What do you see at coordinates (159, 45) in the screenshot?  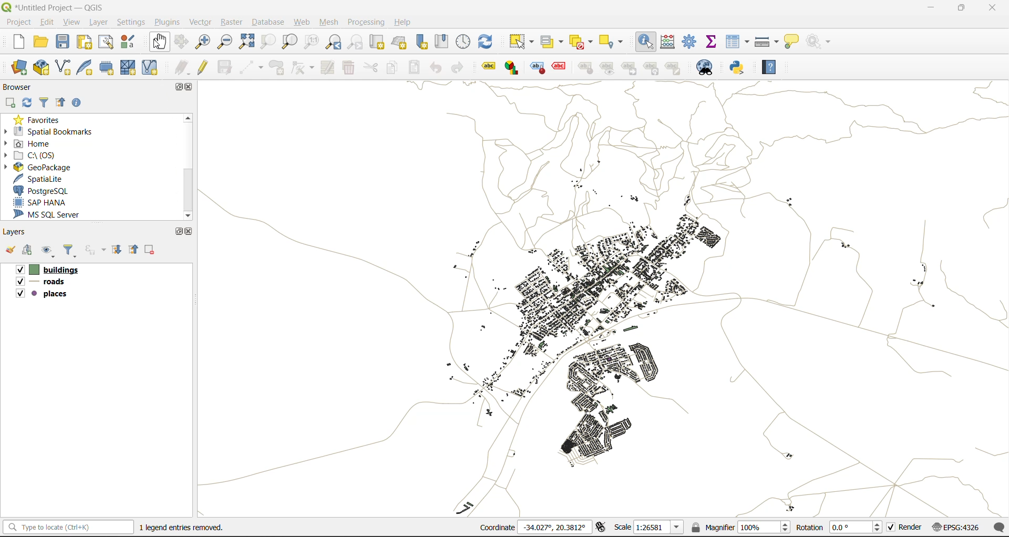 I see `cursor` at bounding box center [159, 45].